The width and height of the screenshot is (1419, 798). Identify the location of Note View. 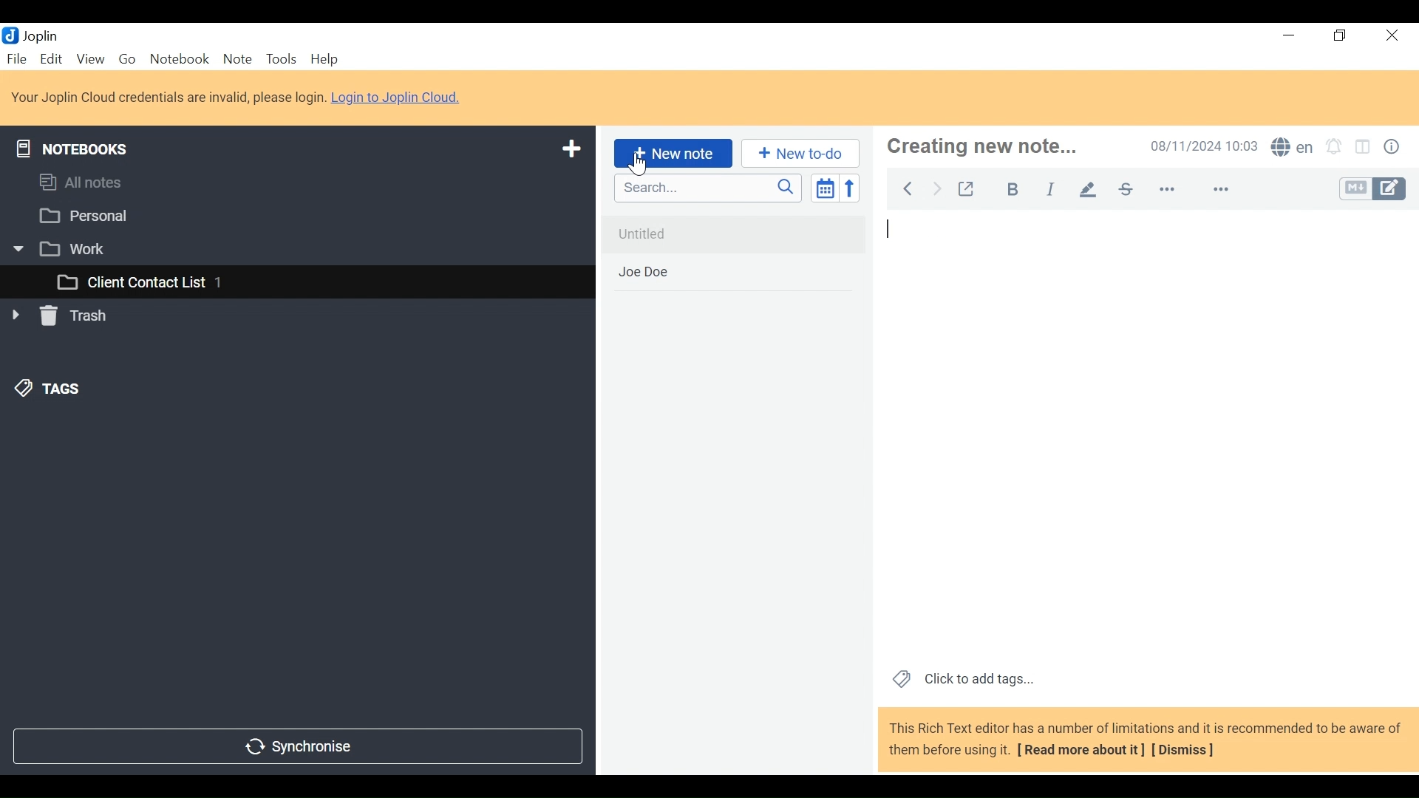
(1146, 437).